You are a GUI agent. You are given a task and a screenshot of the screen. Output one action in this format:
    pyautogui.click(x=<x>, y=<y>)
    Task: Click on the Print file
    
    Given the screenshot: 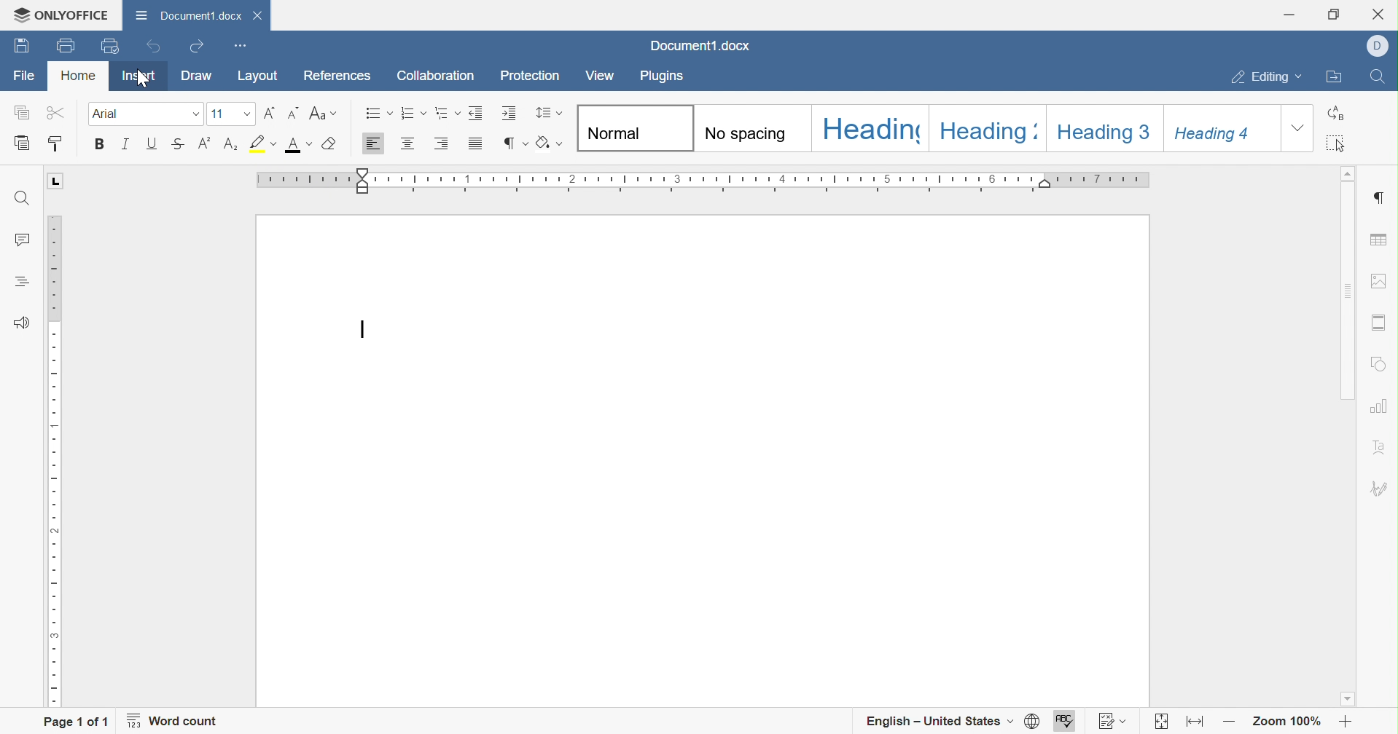 What is the action you would take?
    pyautogui.click(x=69, y=44)
    